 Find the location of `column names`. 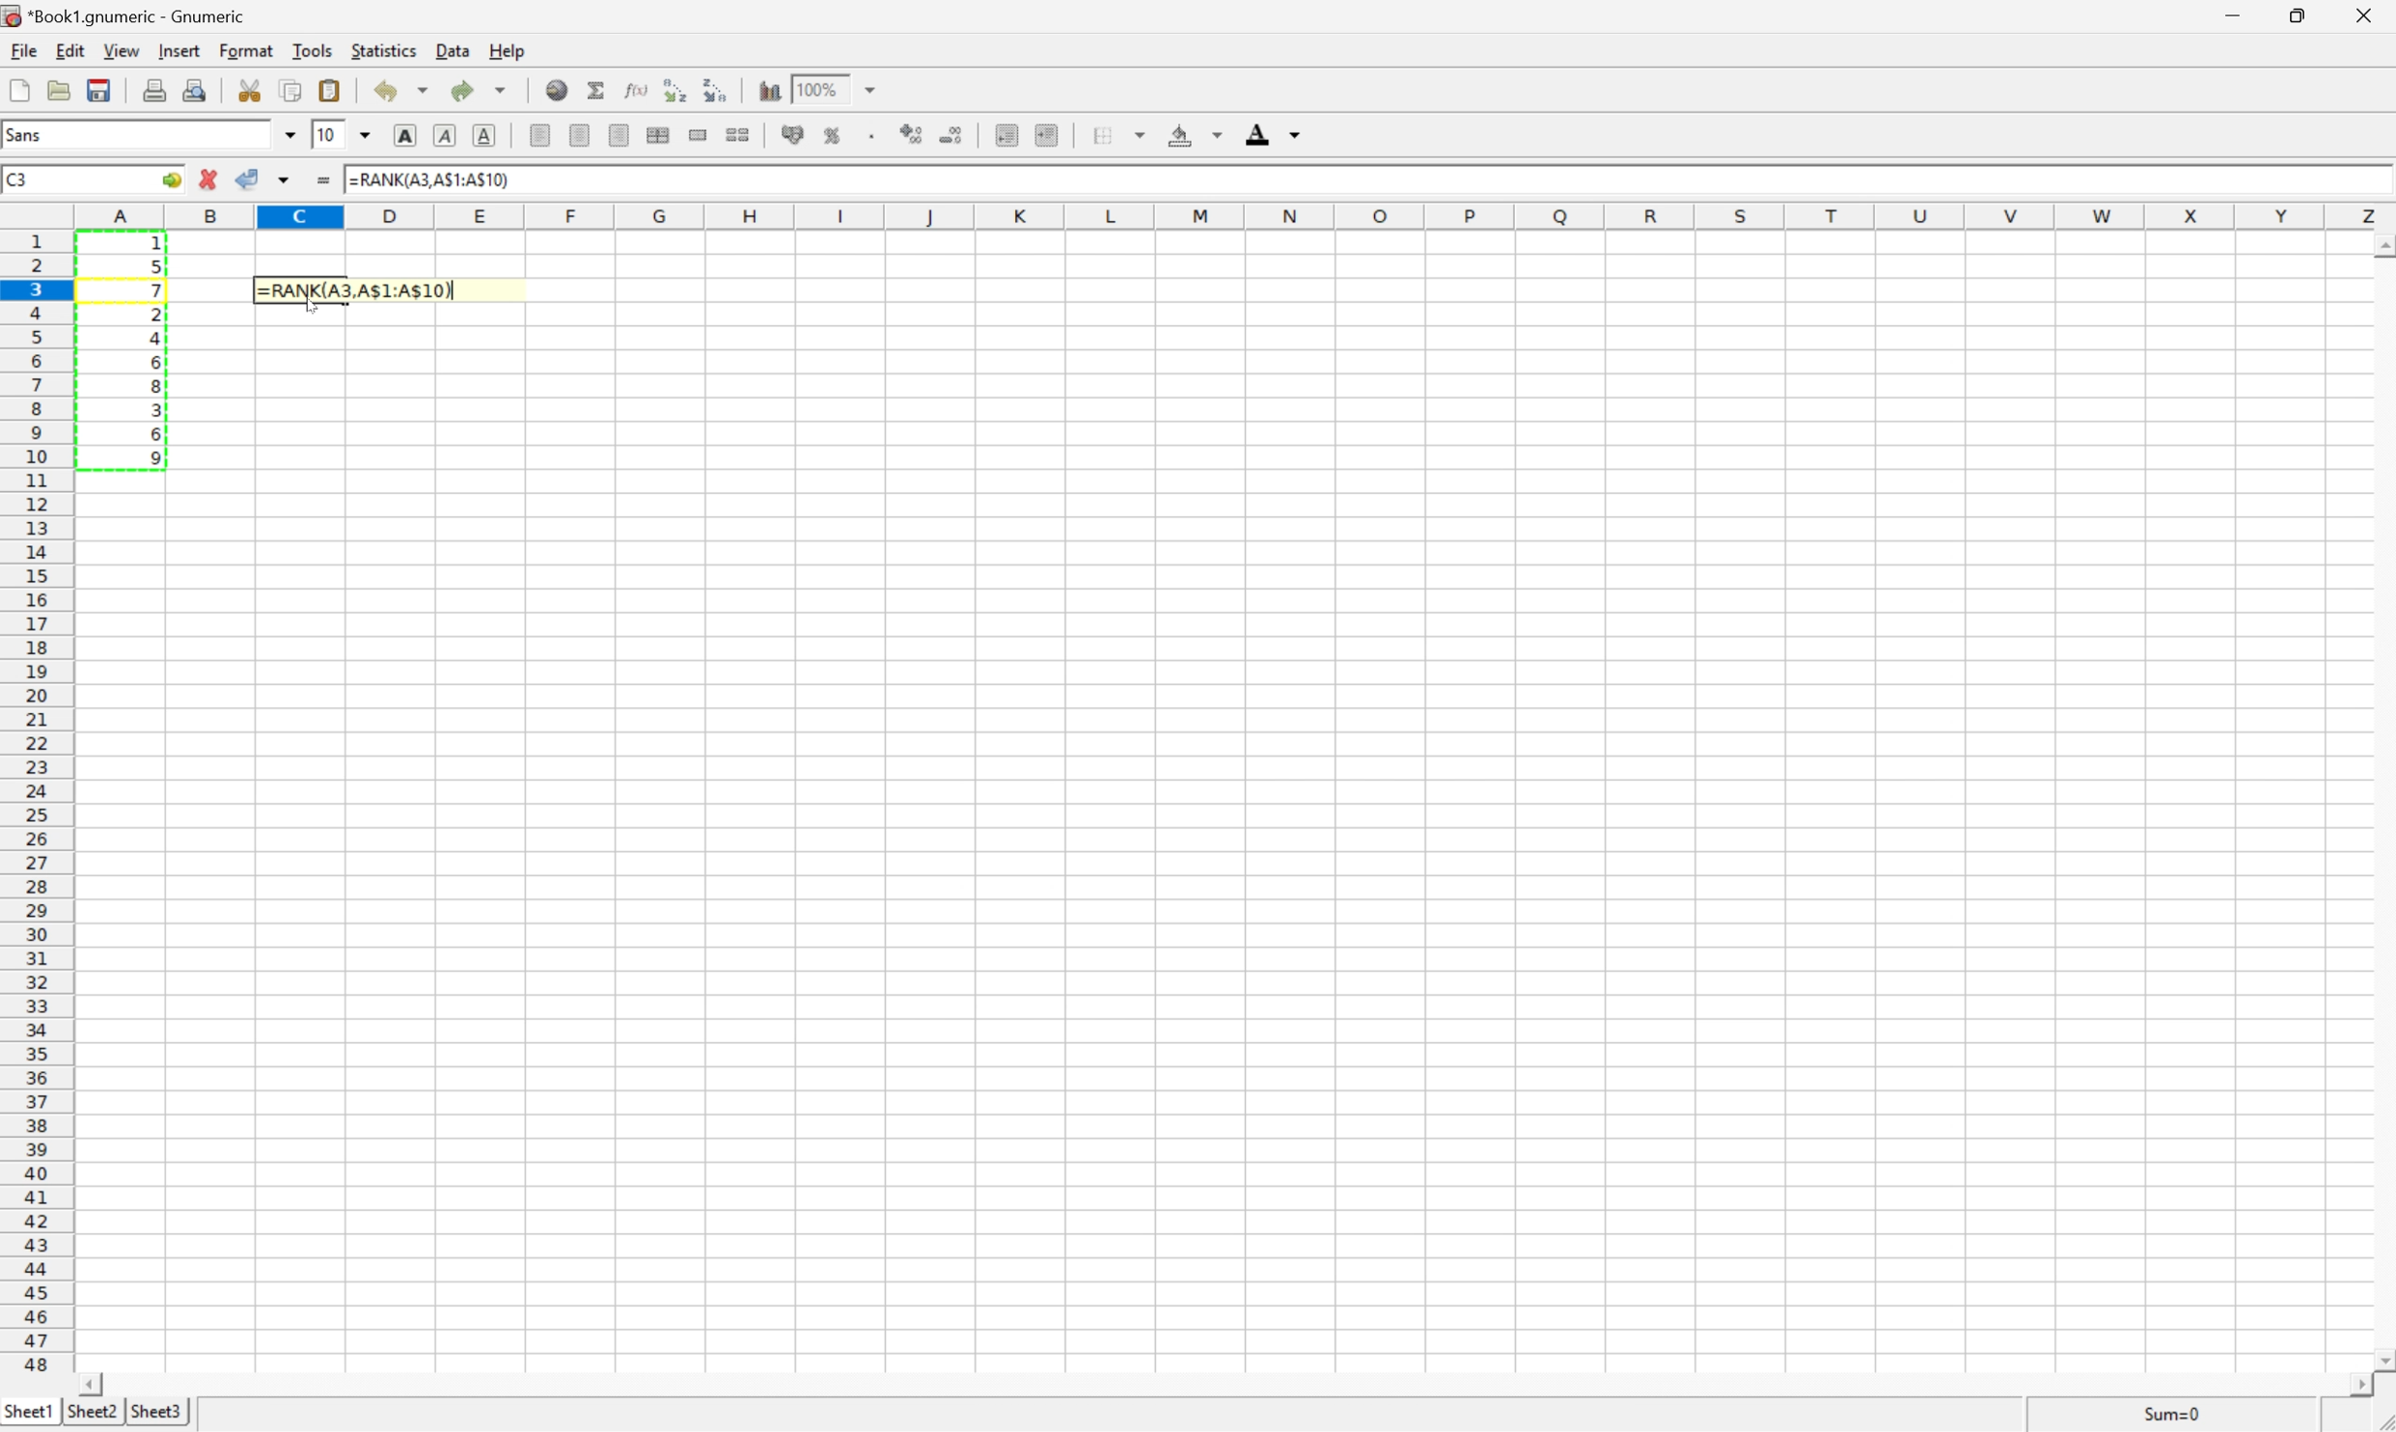

column names is located at coordinates (1234, 215).